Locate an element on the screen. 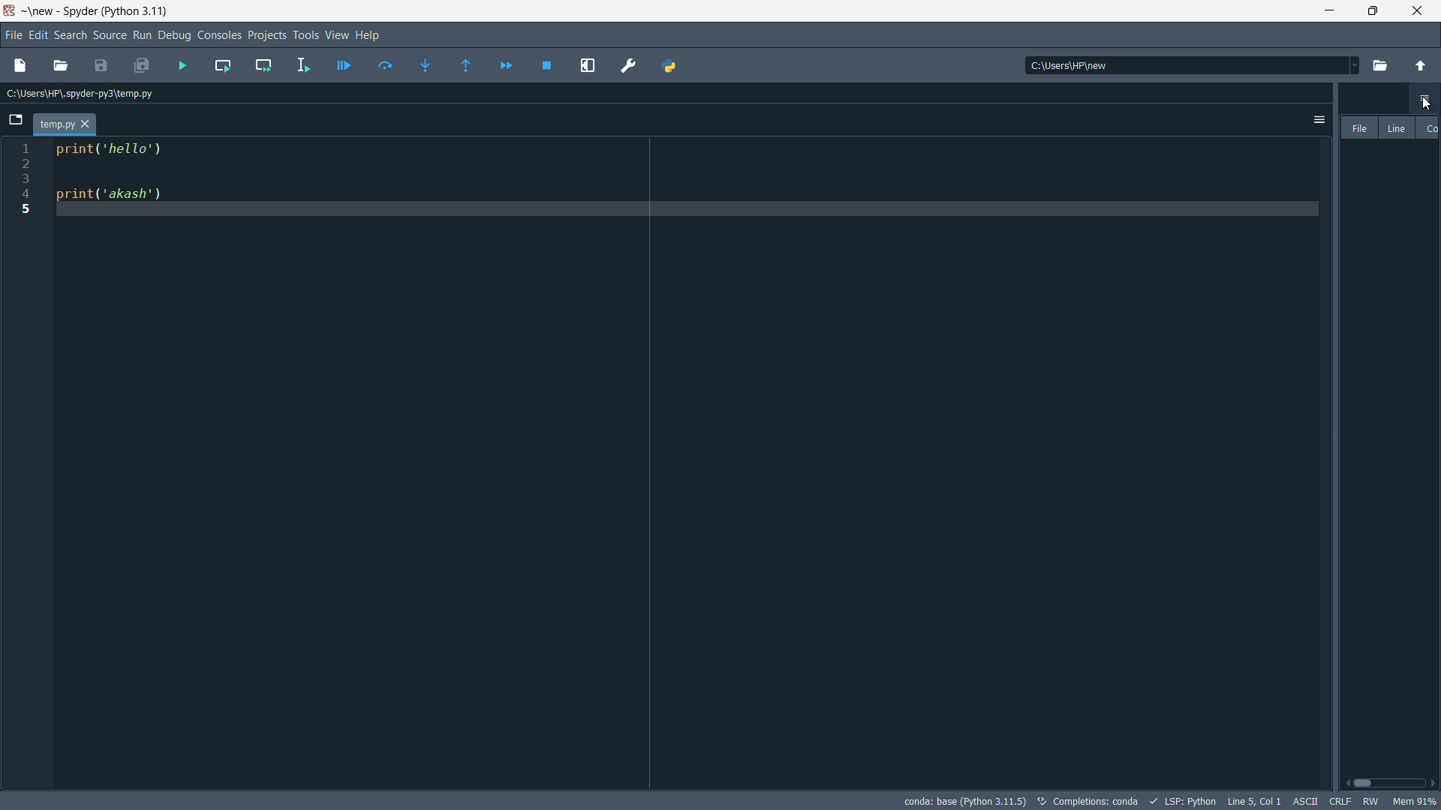 This screenshot has height=810, width=1441. maximize current pain is located at coordinates (585, 64).